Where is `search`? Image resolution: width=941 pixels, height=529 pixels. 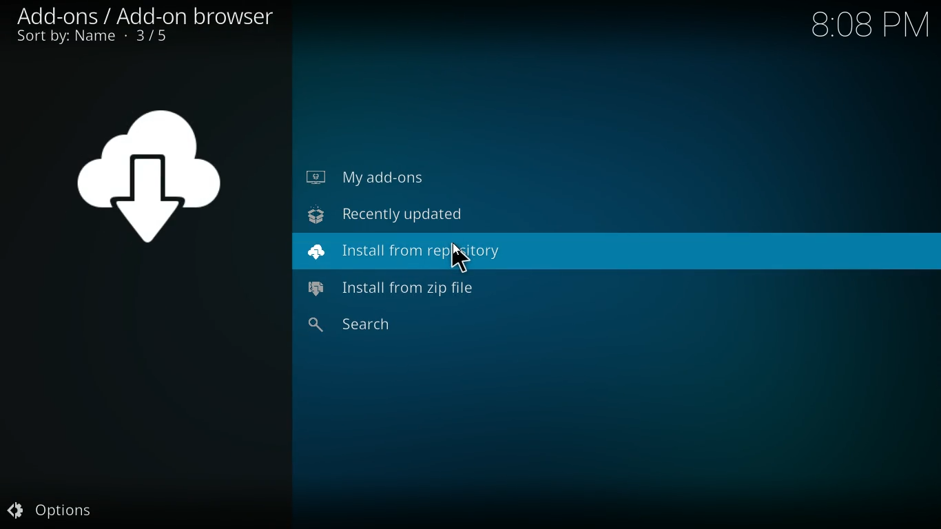
search is located at coordinates (368, 327).